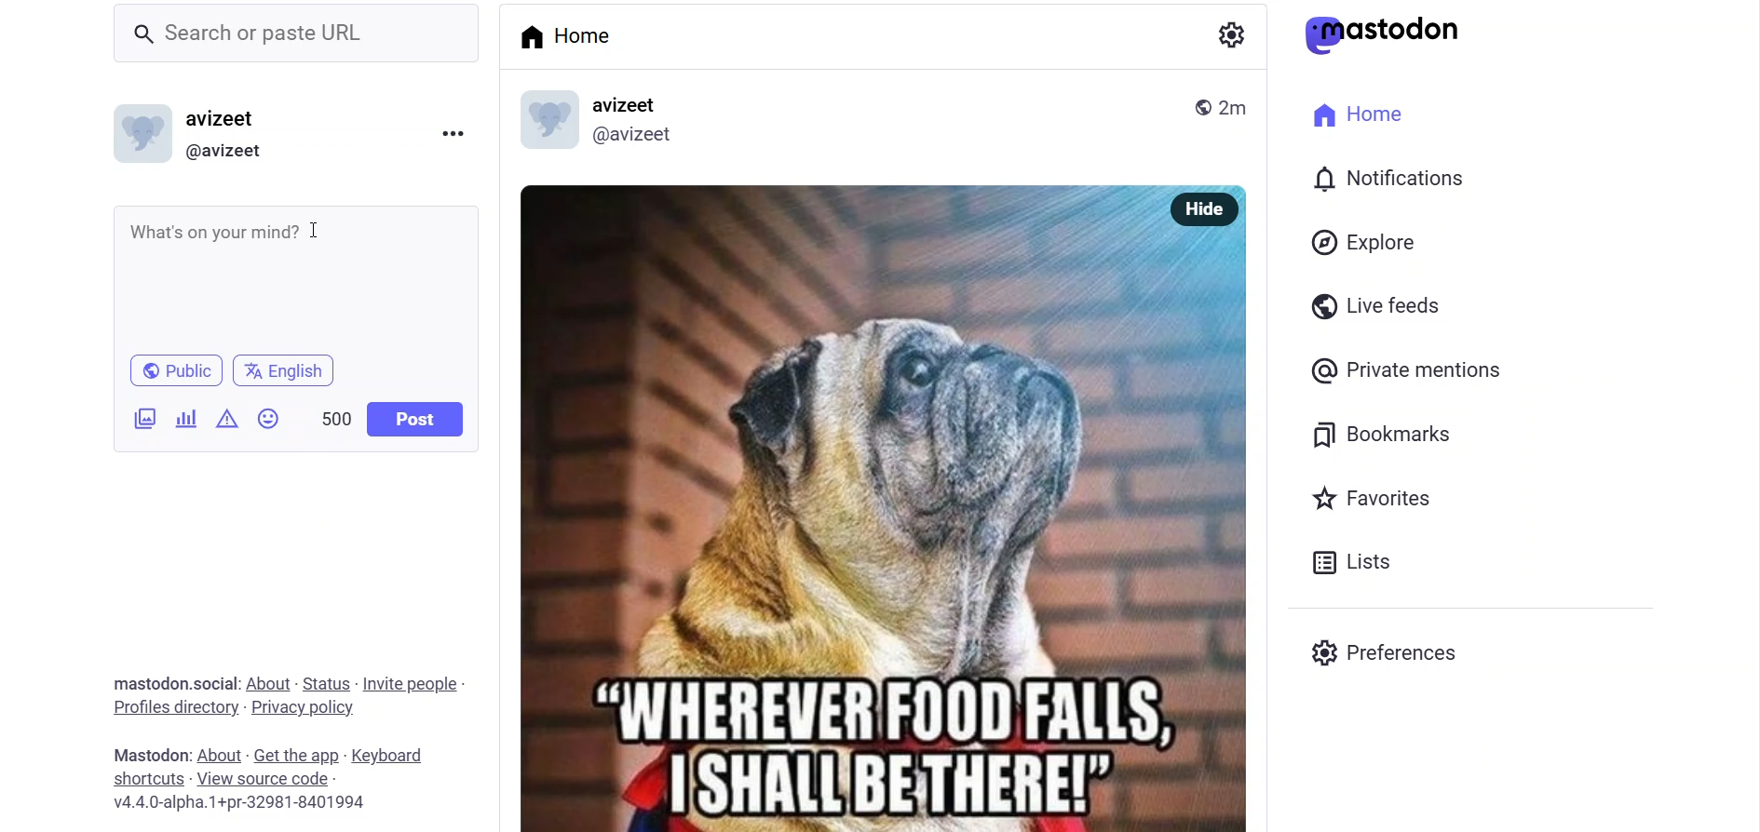 The height and width of the screenshot is (832, 1760). I want to click on avizeet, so click(220, 121).